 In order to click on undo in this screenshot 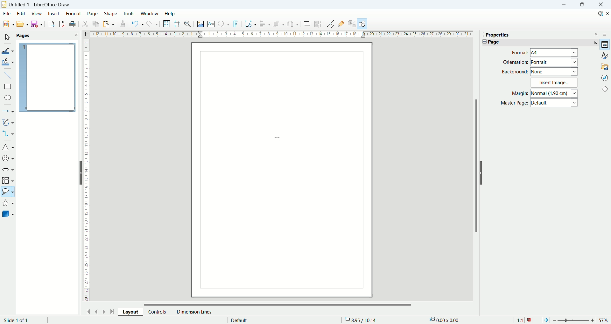, I will do `click(137, 24)`.